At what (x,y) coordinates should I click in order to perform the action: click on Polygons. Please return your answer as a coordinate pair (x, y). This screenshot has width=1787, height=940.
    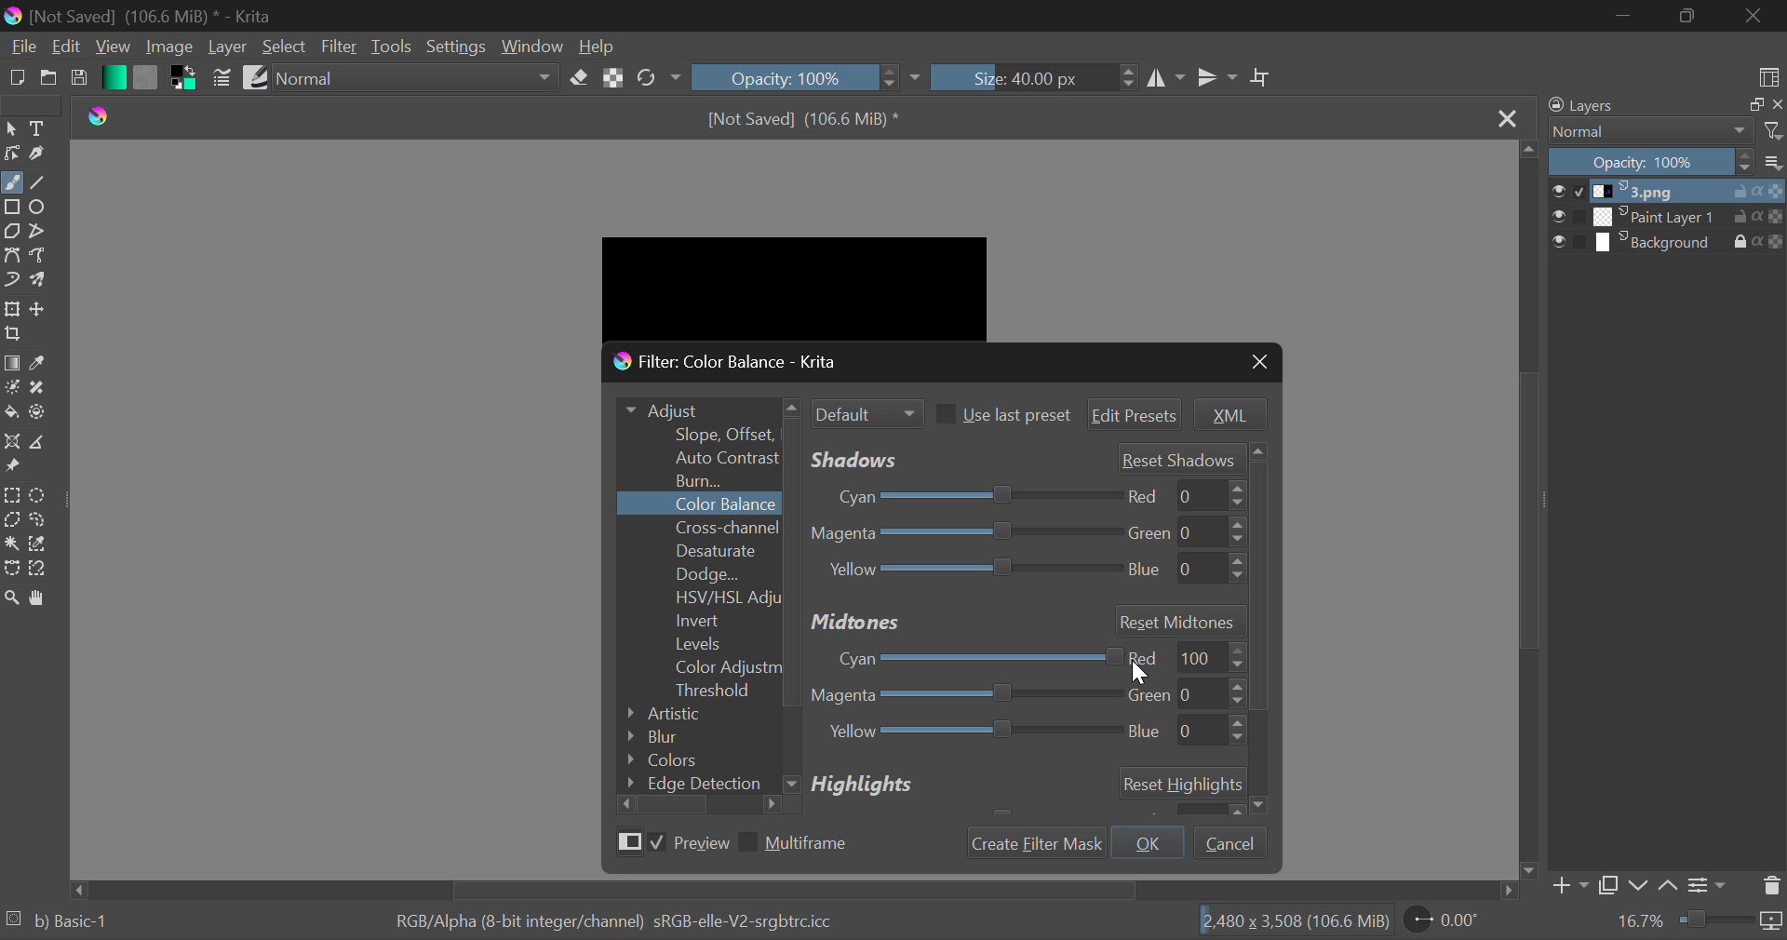
    Looking at the image, I should click on (11, 233).